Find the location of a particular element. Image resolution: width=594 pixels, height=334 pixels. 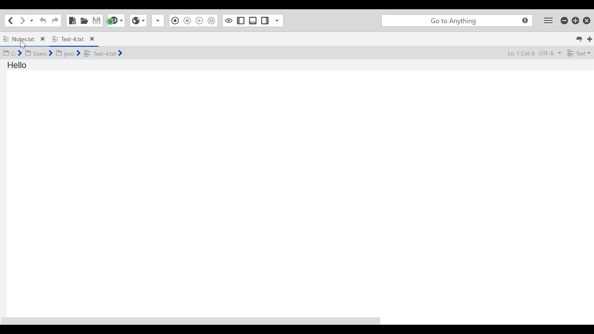

View in Browser is located at coordinates (139, 21).